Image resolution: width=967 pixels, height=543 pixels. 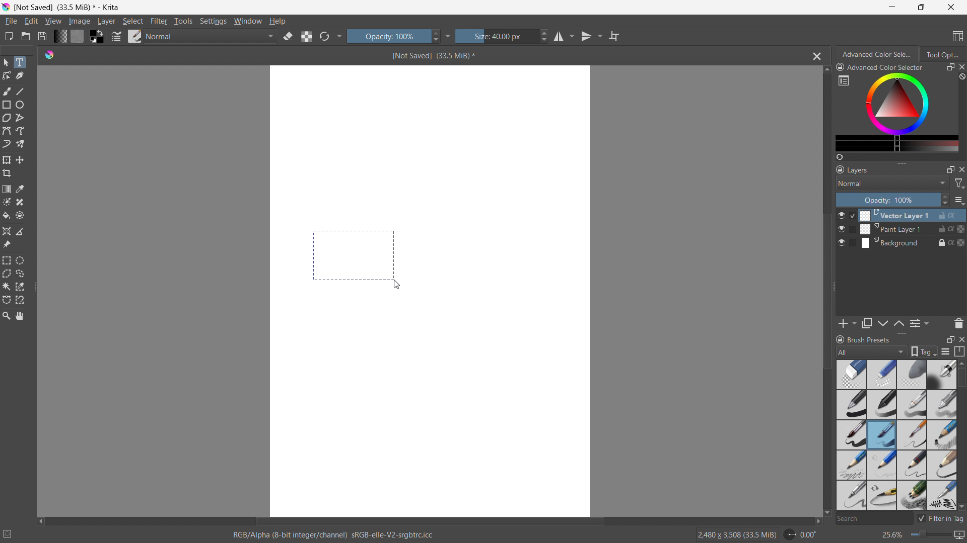 What do you see at coordinates (941, 495) in the screenshot?
I see `pencil` at bounding box center [941, 495].